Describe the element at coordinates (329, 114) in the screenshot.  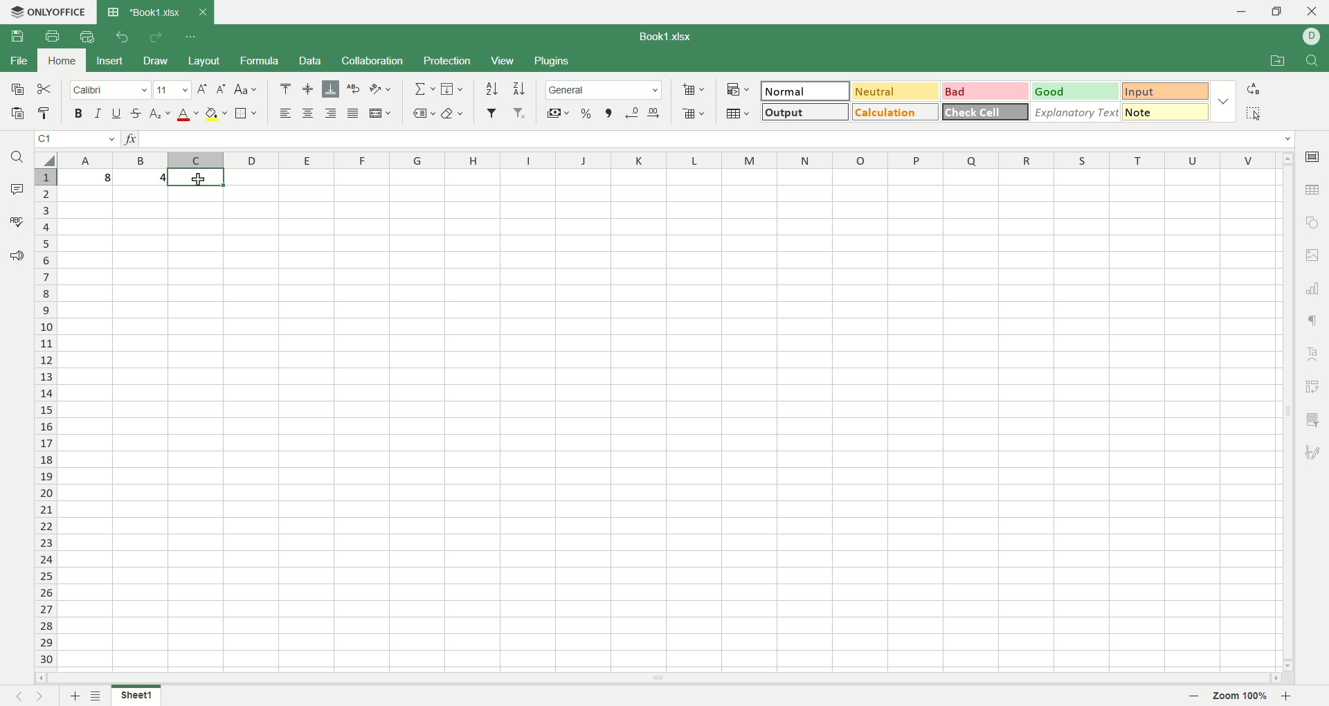
I see `align left` at that location.